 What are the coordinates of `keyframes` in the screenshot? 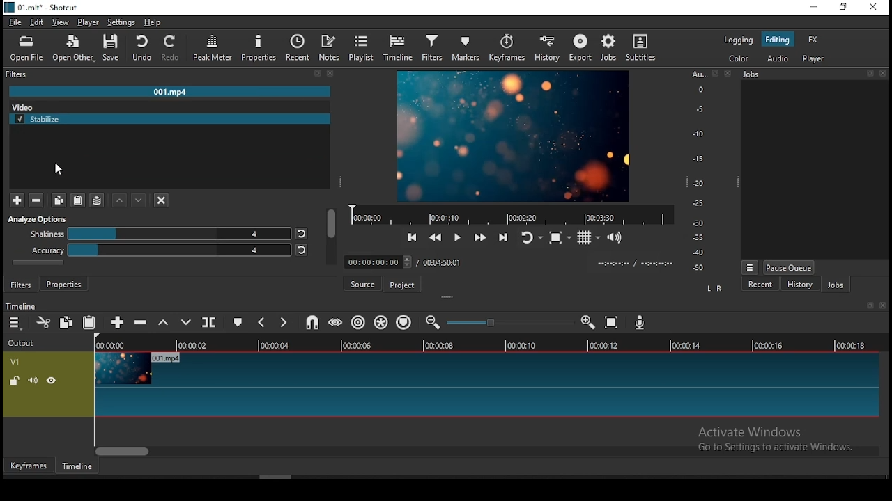 It's located at (27, 465).